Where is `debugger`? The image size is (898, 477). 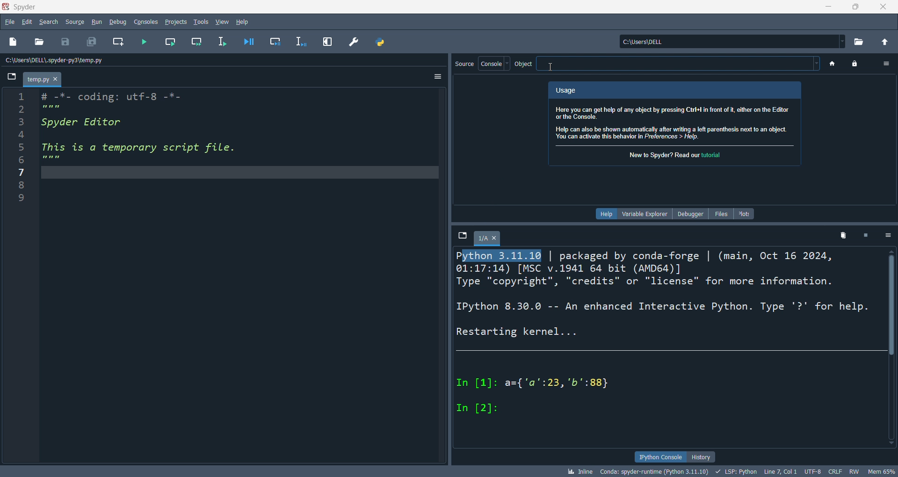
debugger is located at coordinates (688, 215).